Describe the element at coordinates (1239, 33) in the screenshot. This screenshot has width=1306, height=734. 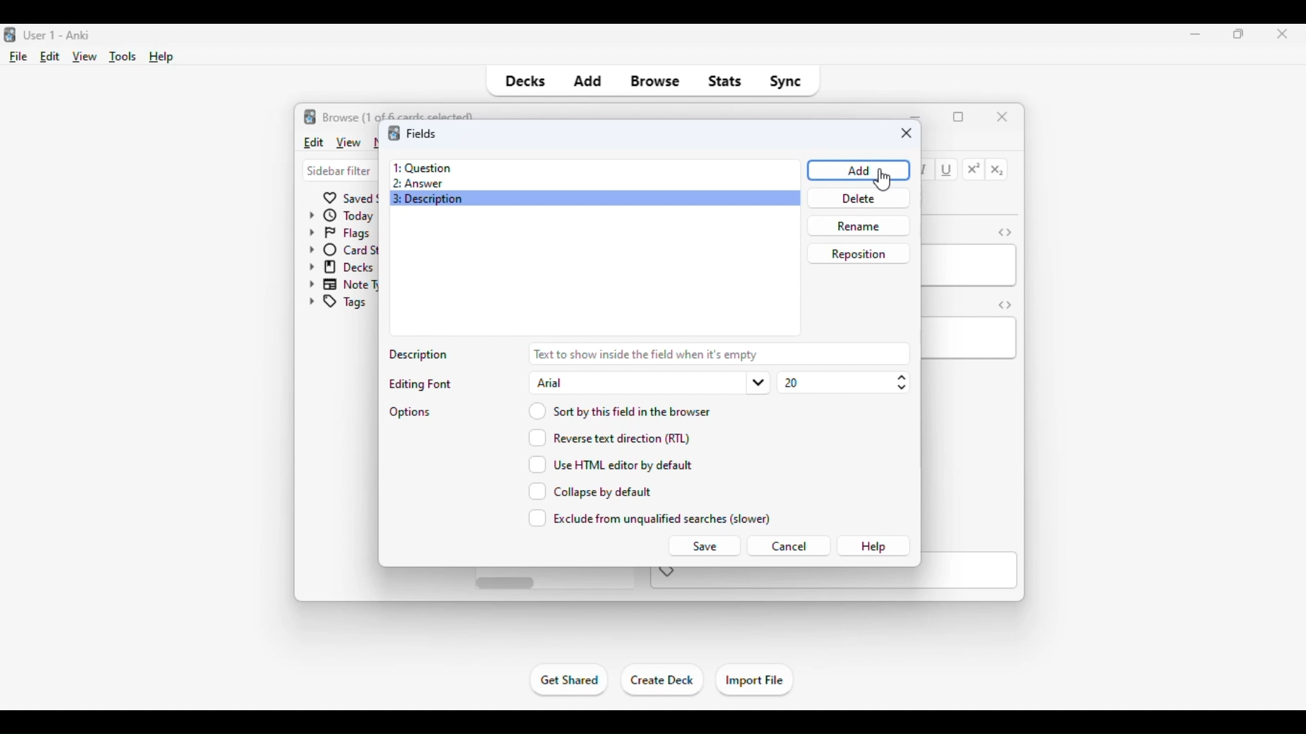
I see `maximize` at that location.